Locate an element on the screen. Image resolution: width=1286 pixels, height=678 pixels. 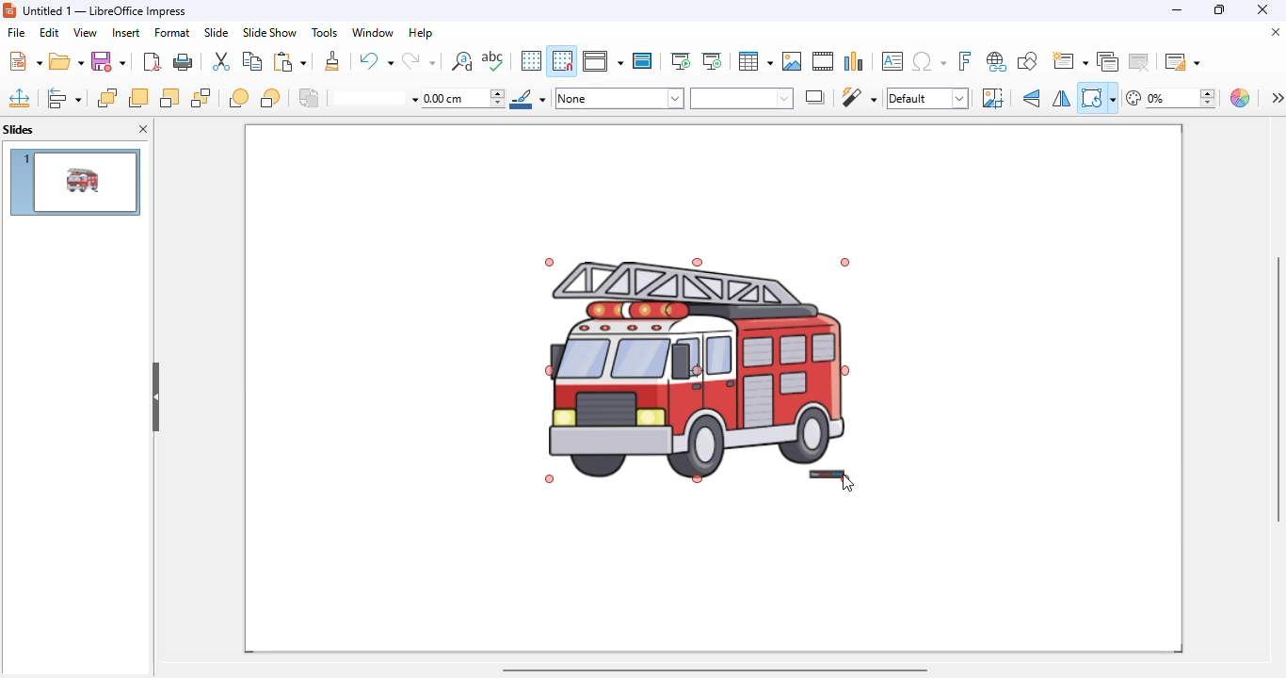
bring forward is located at coordinates (137, 98).